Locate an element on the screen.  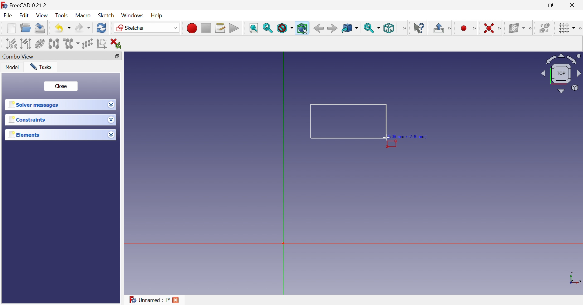
Sketch is located at coordinates (107, 15).